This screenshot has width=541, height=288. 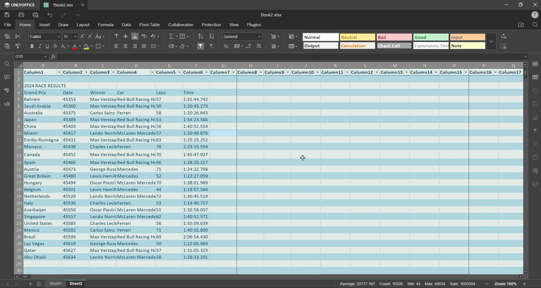 I want to click on more options, so click(x=491, y=41).